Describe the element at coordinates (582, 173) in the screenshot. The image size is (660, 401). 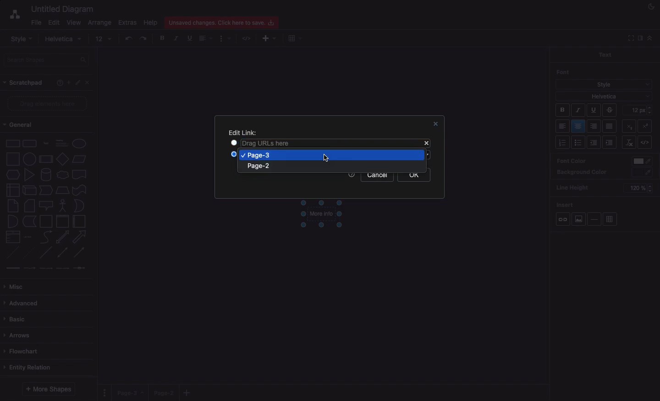
I see `Background color` at that location.